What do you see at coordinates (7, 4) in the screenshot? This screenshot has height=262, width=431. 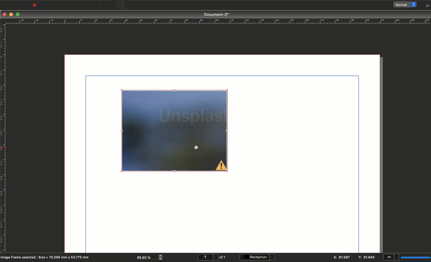 I see `New` at bounding box center [7, 4].